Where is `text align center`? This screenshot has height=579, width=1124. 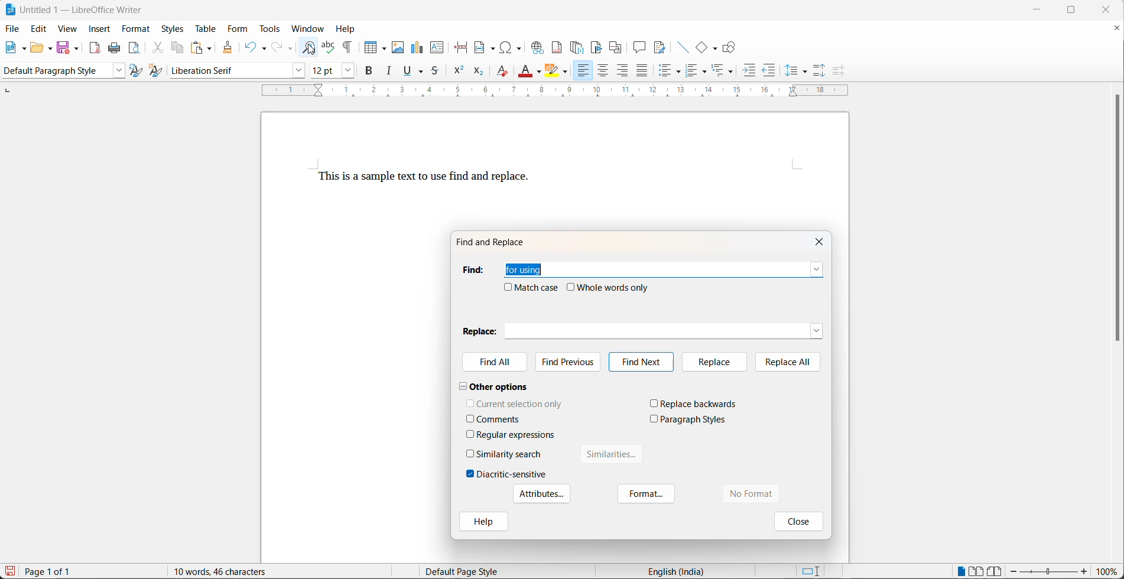
text align center is located at coordinates (603, 71).